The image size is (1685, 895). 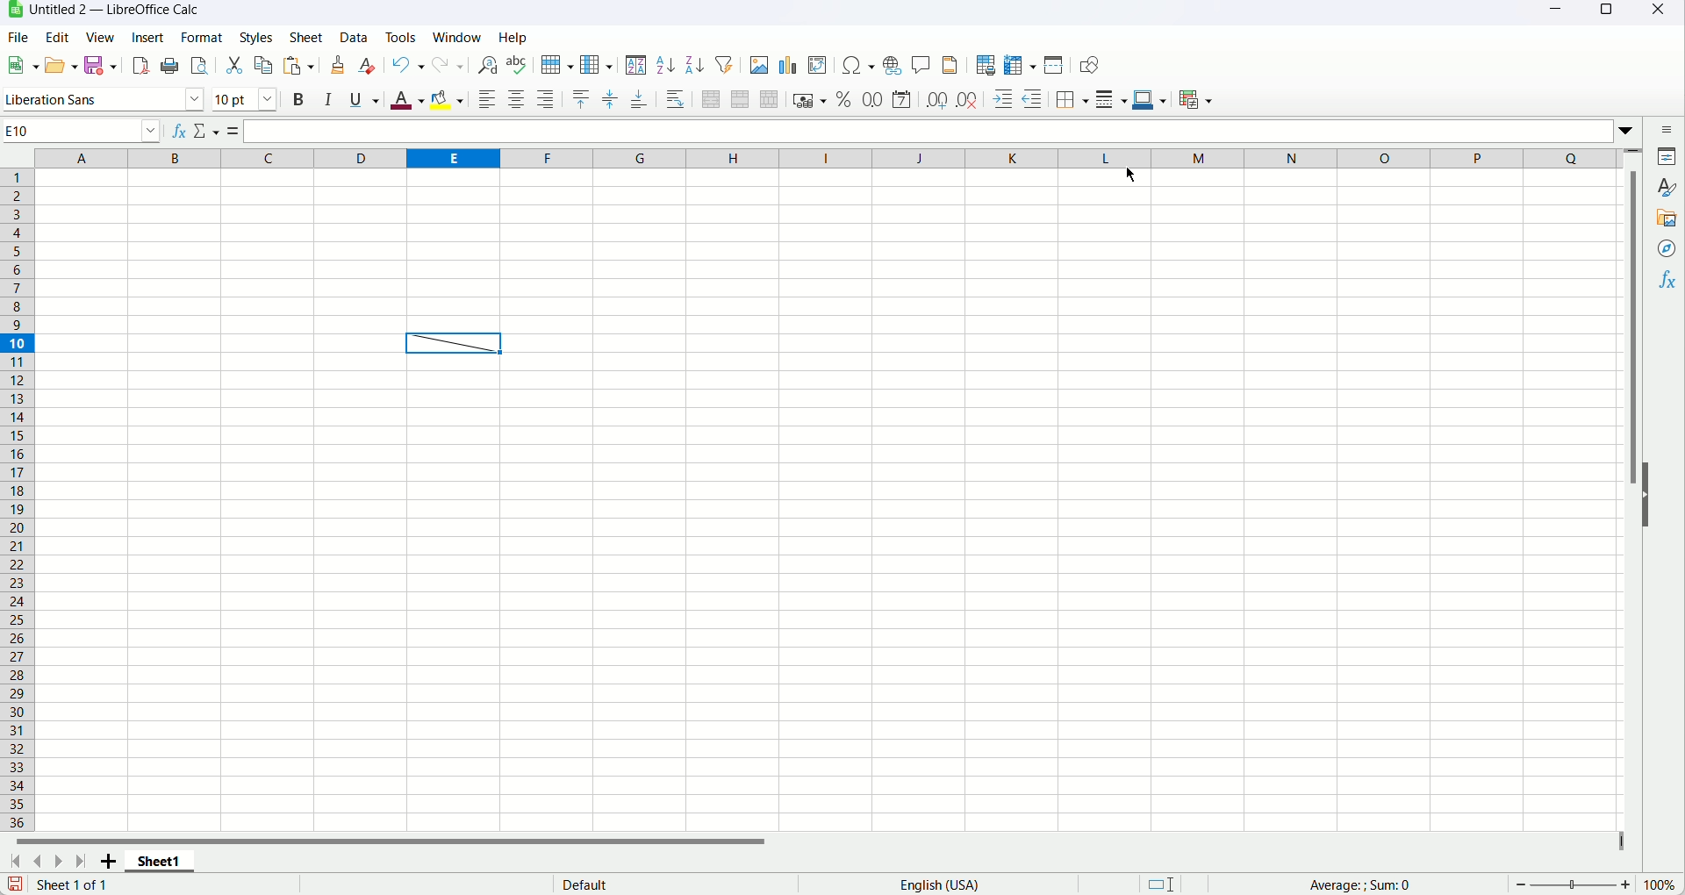 What do you see at coordinates (788, 65) in the screenshot?
I see `Insert chart` at bounding box center [788, 65].